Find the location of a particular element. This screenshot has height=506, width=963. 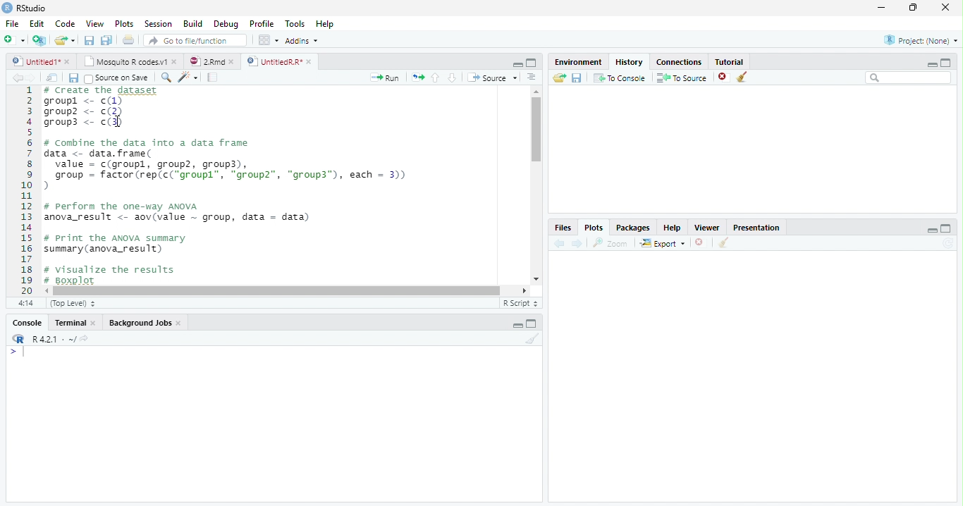

Presentation is located at coordinates (762, 226).